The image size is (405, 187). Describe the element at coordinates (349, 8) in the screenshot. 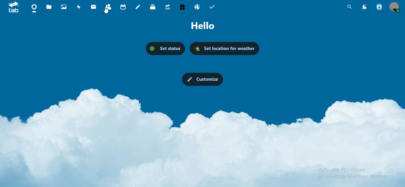

I see `unified search` at that location.